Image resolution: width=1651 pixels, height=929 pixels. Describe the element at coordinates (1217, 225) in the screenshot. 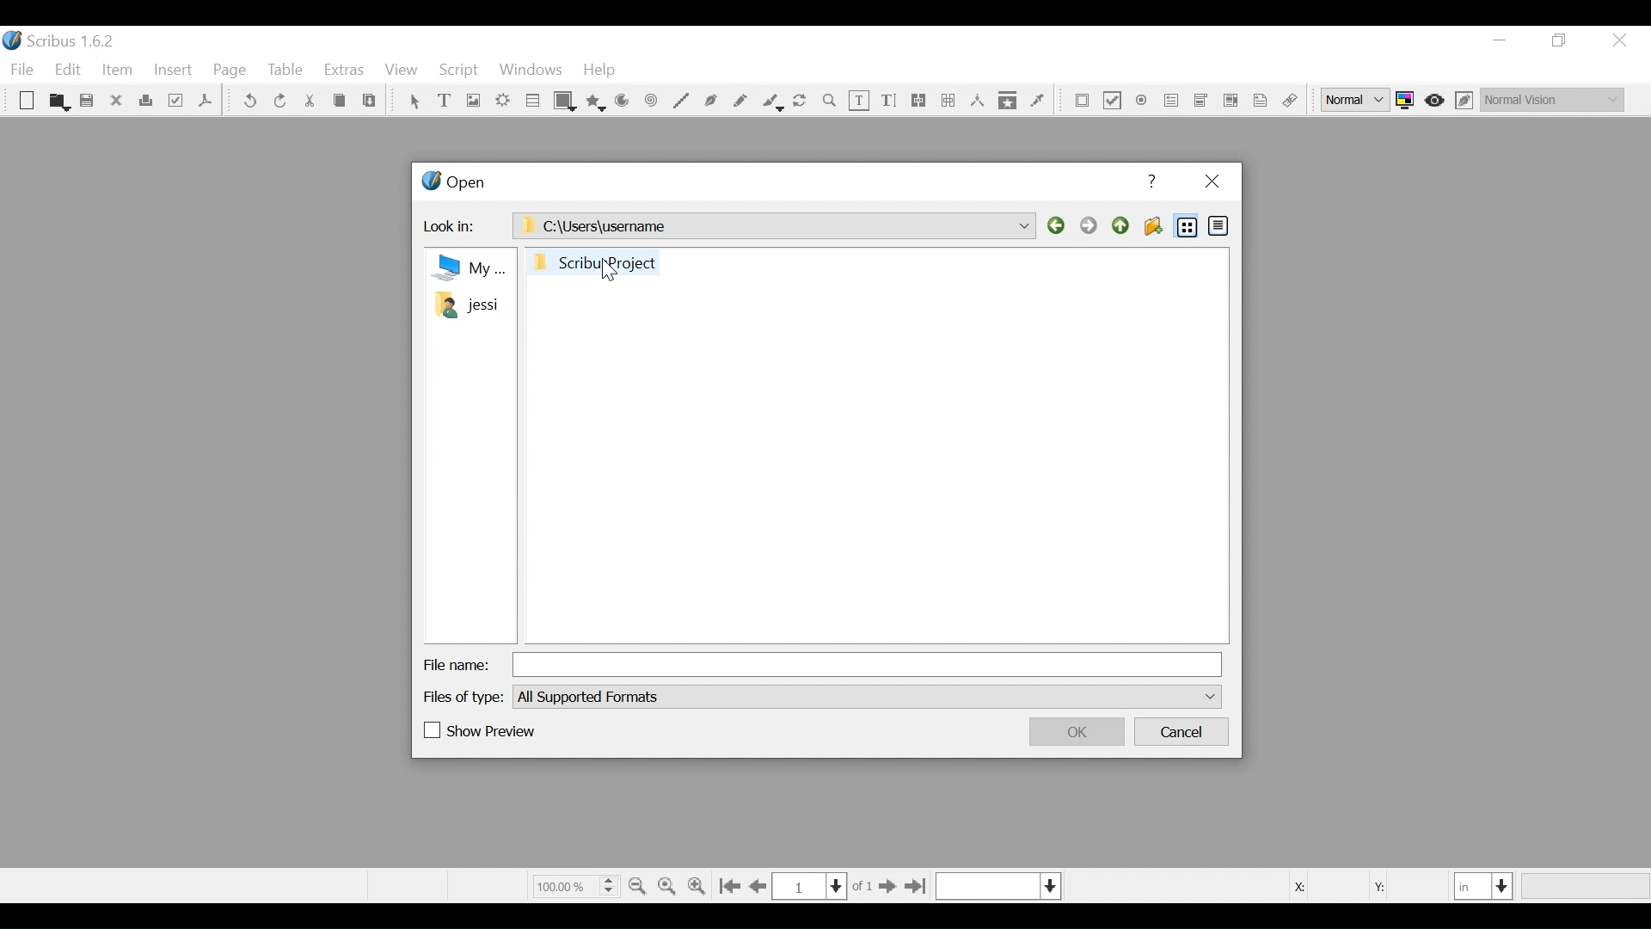

I see `Detail View` at that location.